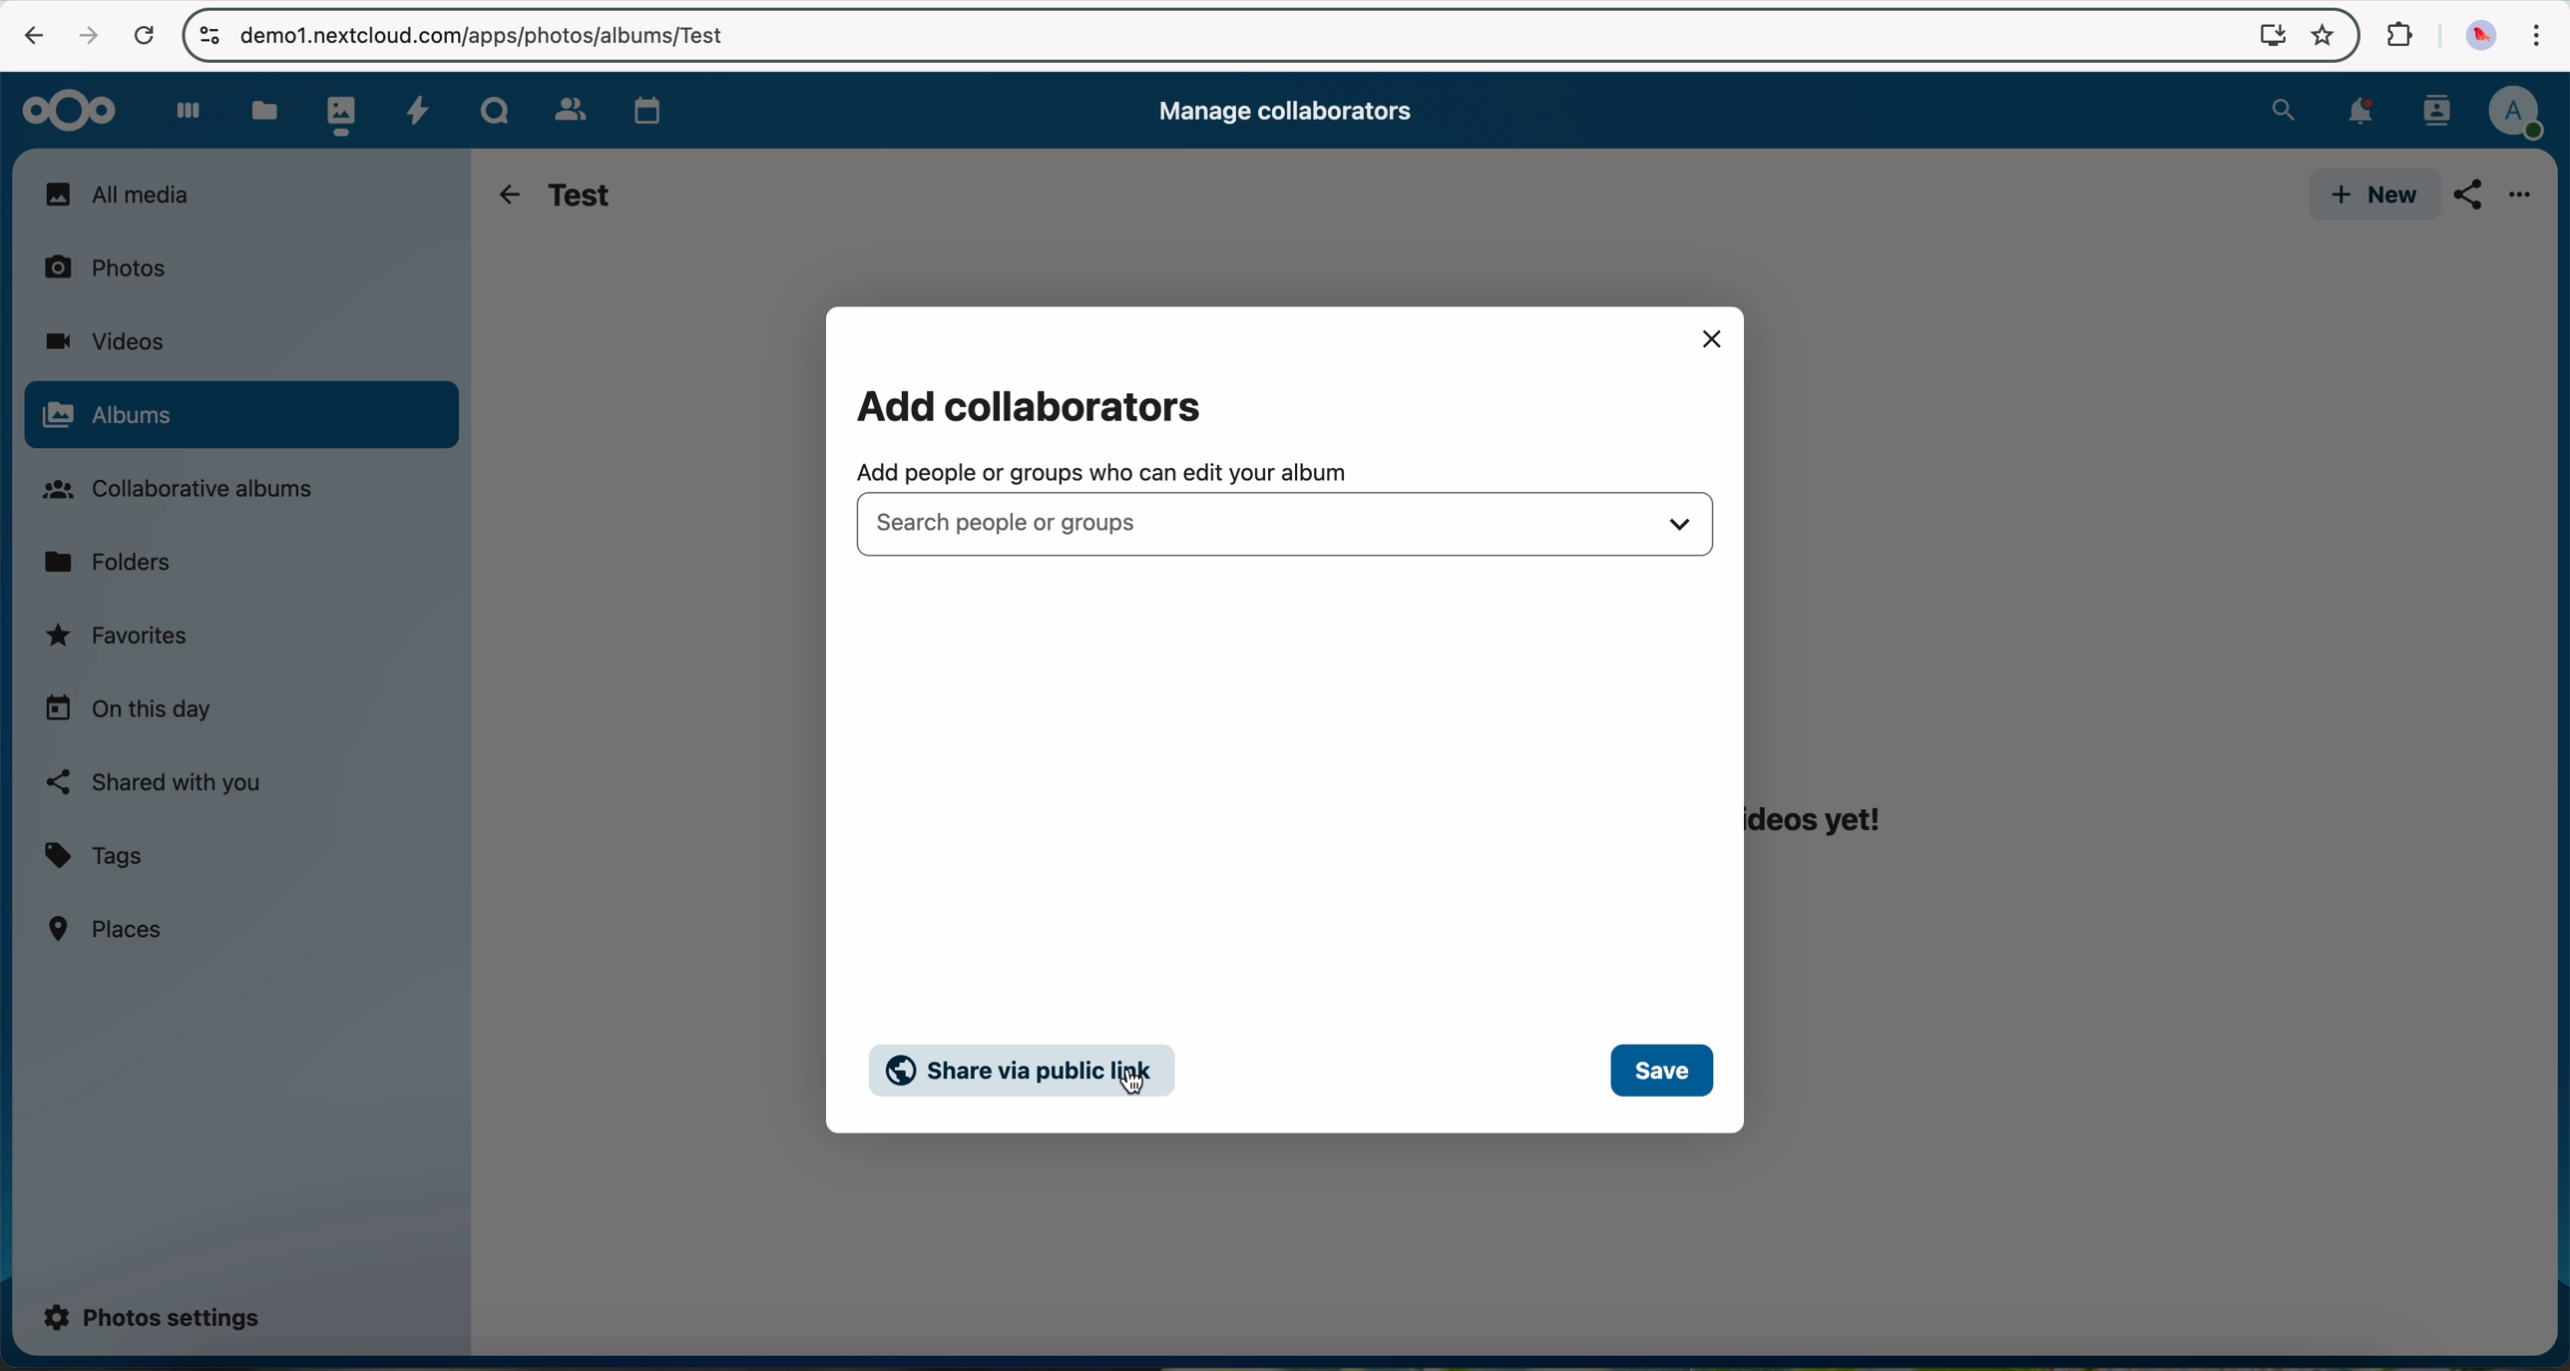 This screenshot has height=1371, width=2570. What do you see at coordinates (1710, 337) in the screenshot?
I see `close pop-up` at bounding box center [1710, 337].